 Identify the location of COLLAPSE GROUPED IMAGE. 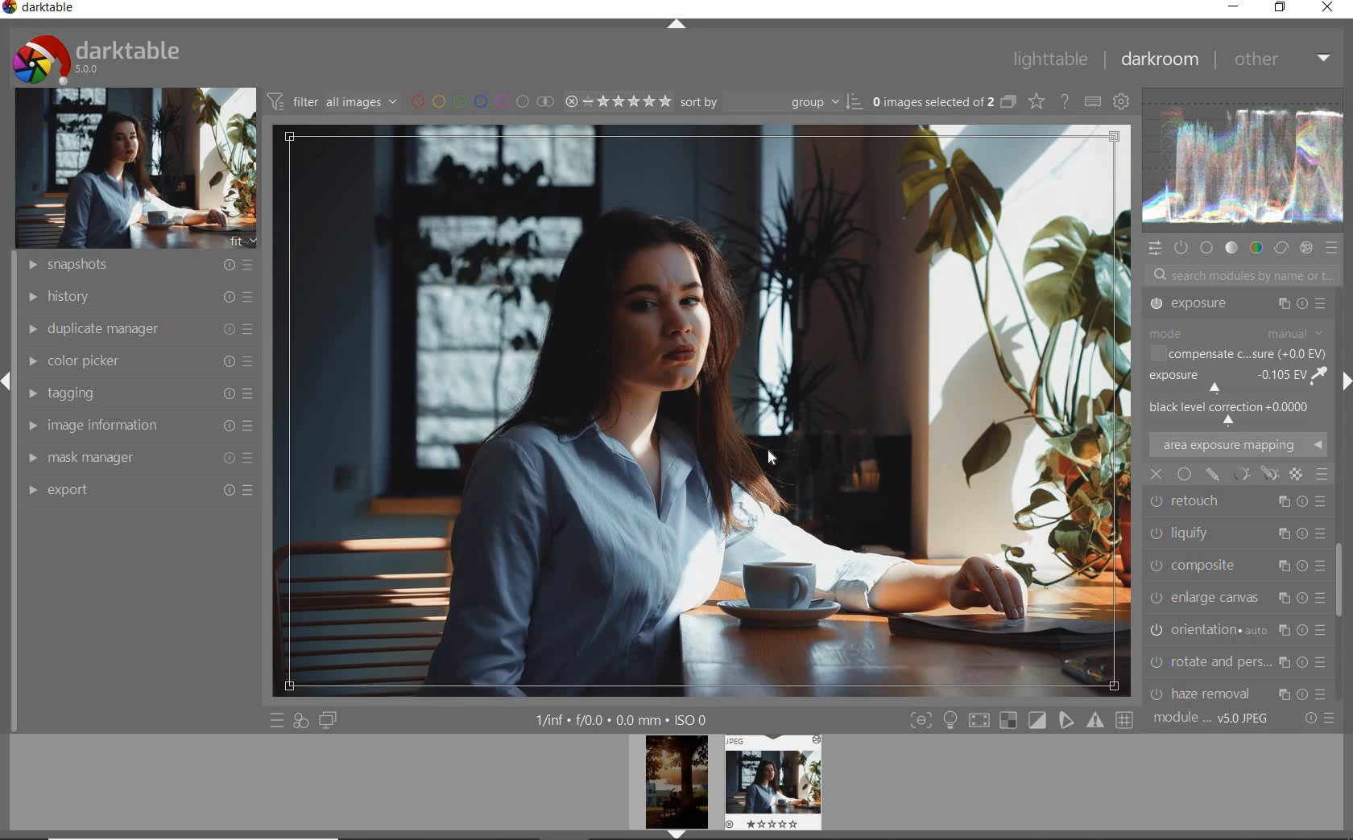
(1008, 103).